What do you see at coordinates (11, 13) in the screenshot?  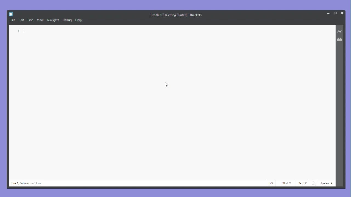 I see `Brackets logo` at bounding box center [11, 13].